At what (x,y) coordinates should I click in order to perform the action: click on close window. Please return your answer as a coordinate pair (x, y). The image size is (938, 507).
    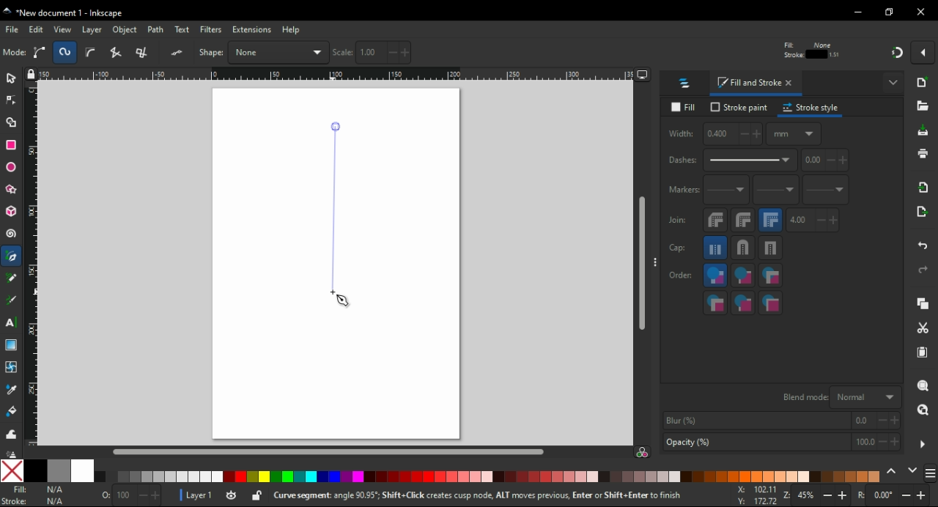
    Looking at the image, I should click on (921, 12).